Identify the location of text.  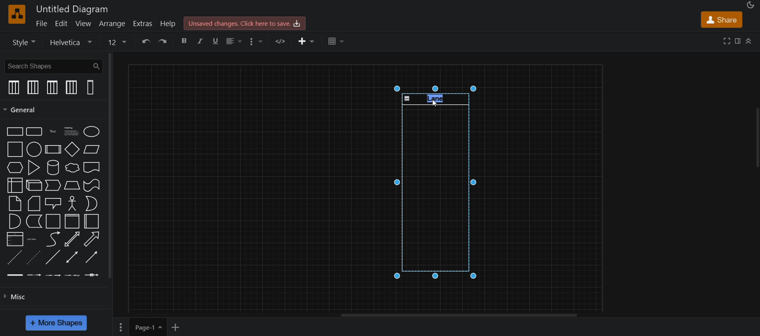
(53, 130).